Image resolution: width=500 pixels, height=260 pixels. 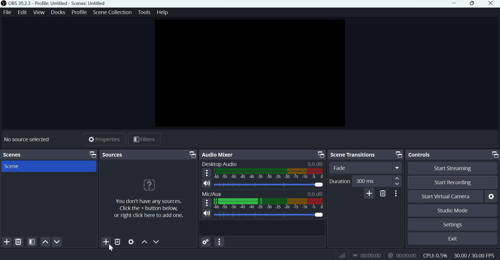 What do you see at coordinates (321, 154) in the screenshot?
I see `Dock Options icon` at bounding box center [321, 154].